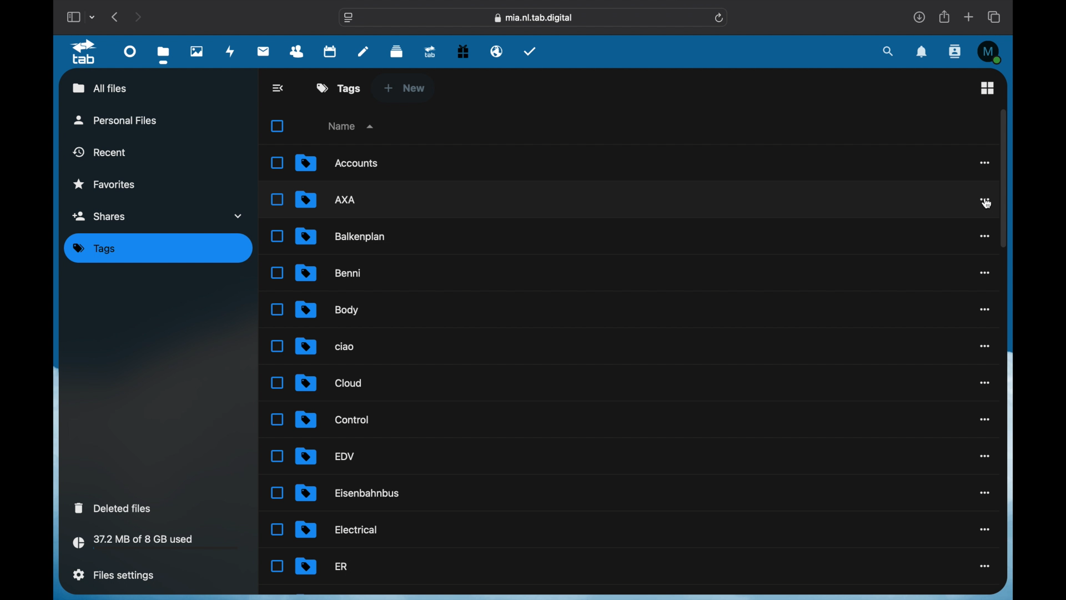  Describe the element at coordinates (985, 383) in the screenshot. I see `more options` at that location.